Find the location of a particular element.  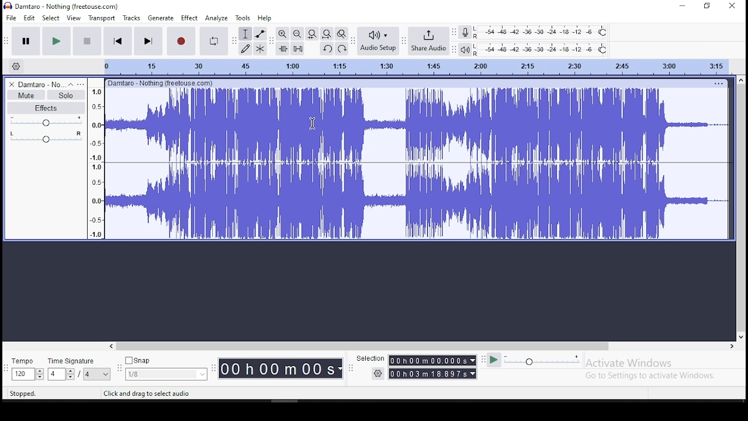

fit project to width is located at coordinates (326, 33).